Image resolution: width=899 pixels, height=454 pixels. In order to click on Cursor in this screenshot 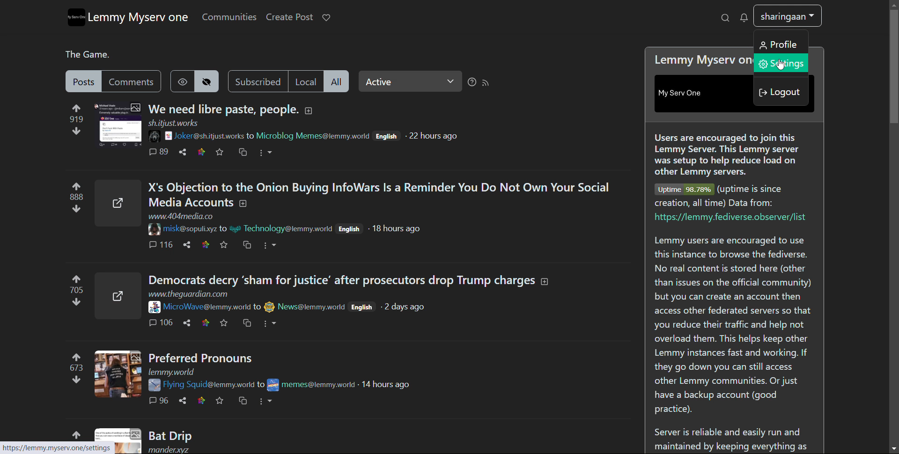, I will do `click(777, 65)`.